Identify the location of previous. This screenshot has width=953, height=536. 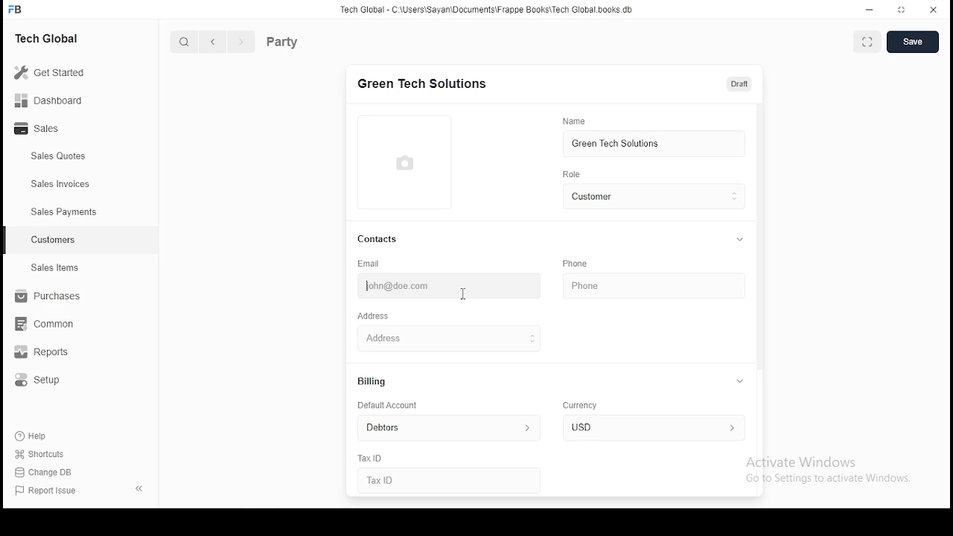
(213, 42).